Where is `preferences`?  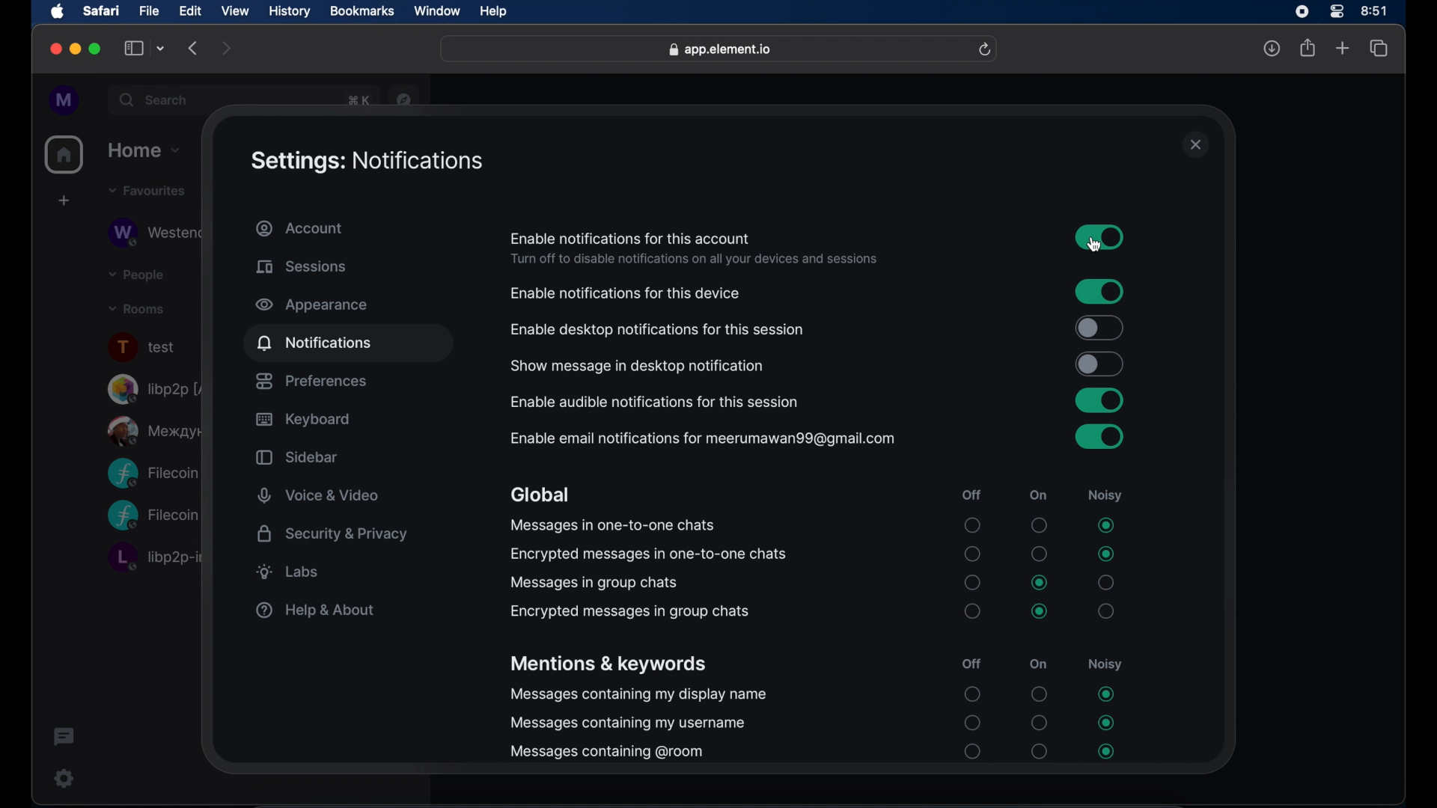
preferences is located at coordinates (311, 382).